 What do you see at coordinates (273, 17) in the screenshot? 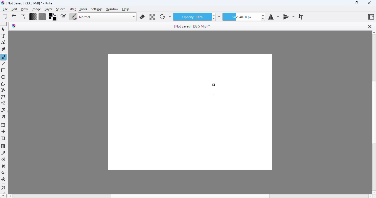
I see `horizontal mirror tool` at bounding box center [273, 17].